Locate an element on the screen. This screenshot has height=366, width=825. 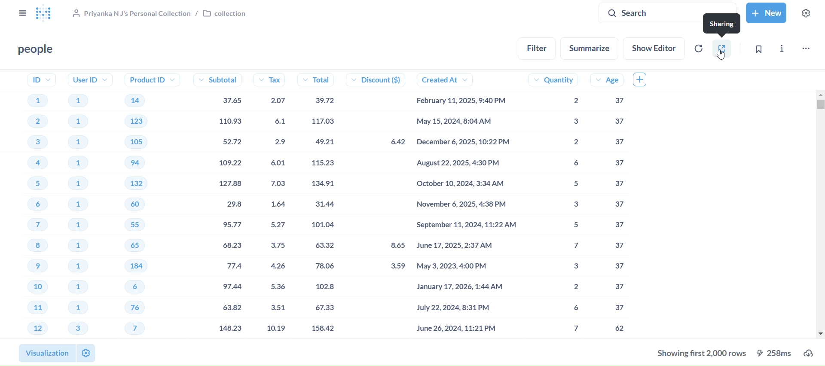
settings is located at coordinates (808, 13).